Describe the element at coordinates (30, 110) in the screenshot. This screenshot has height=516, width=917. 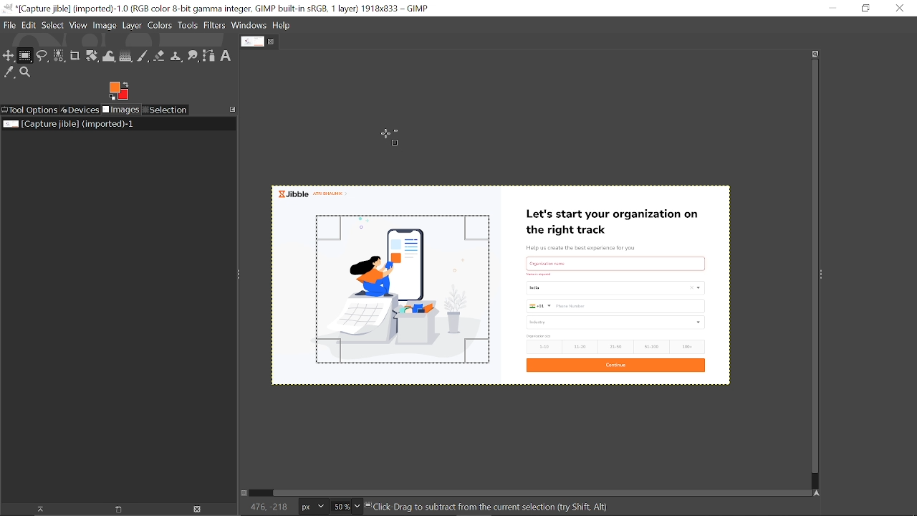
I see `Tool options` at that location.